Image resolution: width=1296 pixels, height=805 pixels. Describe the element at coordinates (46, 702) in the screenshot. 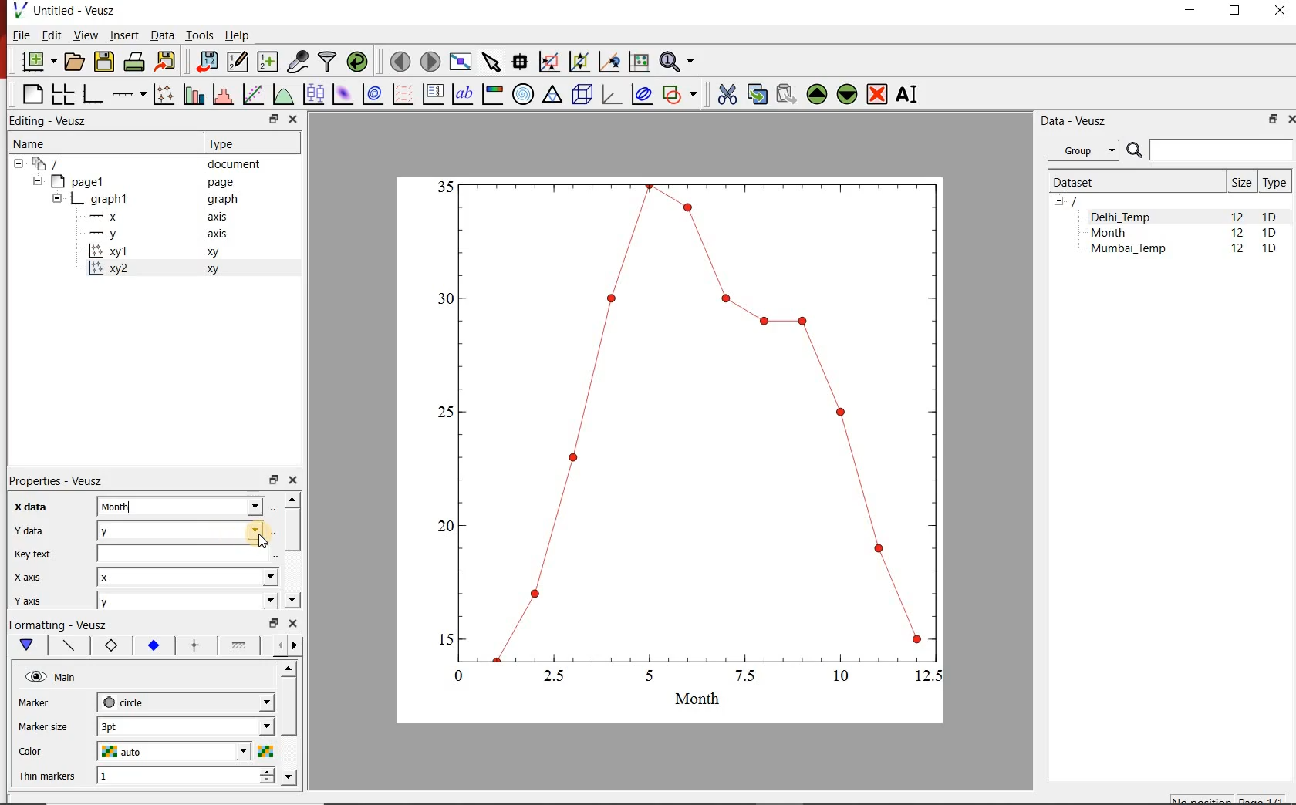

I see `marker` at that location.